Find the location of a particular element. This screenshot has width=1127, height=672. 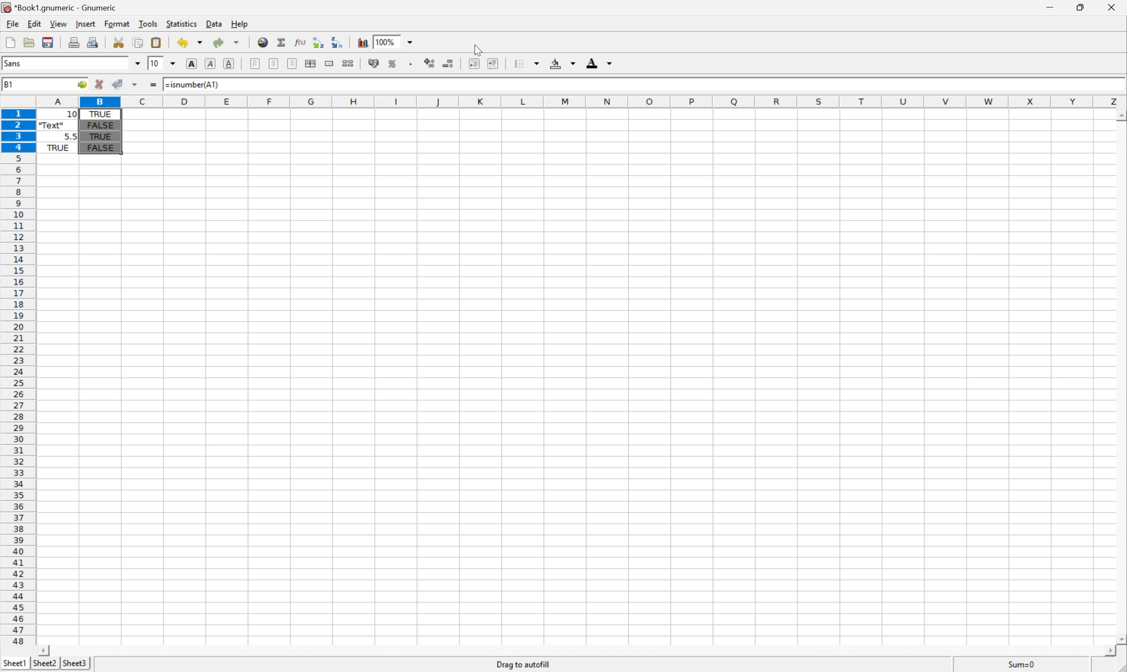

Underline is located at coordinates (229, 63).